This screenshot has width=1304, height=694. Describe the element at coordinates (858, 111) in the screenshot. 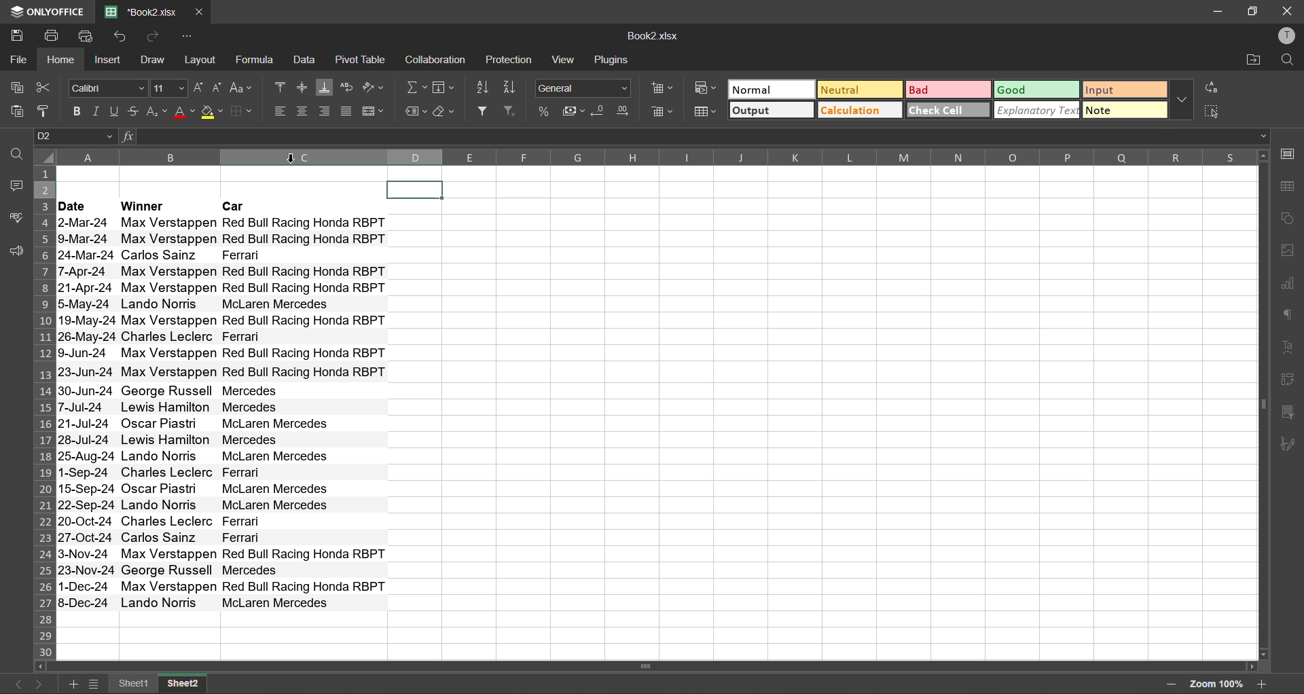

I see `calculation` at that location.